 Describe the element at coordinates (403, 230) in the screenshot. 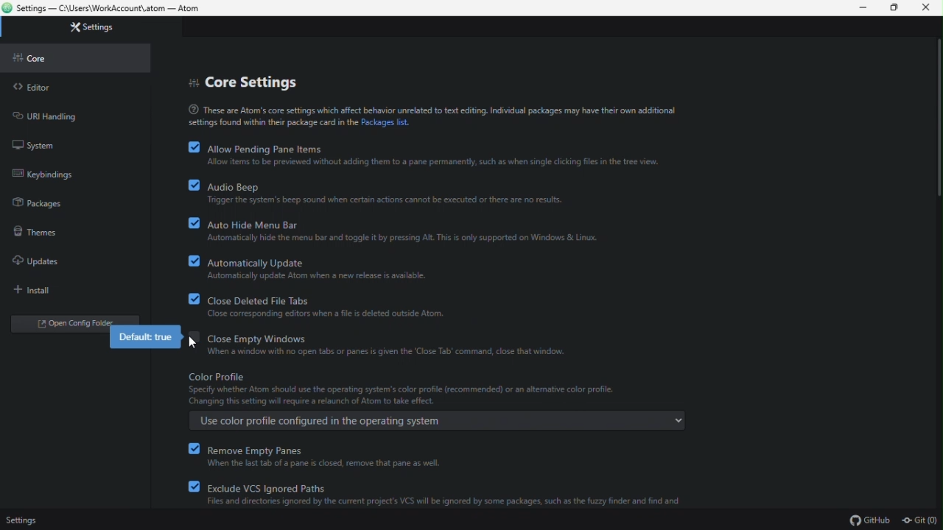

I see `auto hide menu bar` at that location.